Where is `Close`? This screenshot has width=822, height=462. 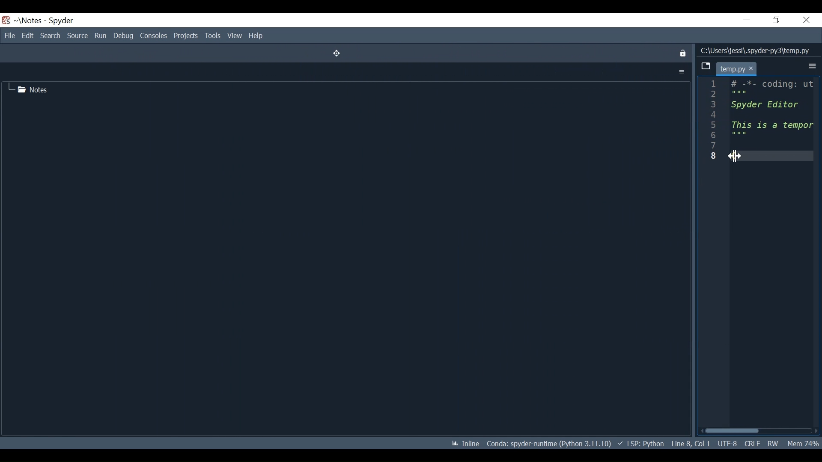 Close is located at coordinates (682, 53).